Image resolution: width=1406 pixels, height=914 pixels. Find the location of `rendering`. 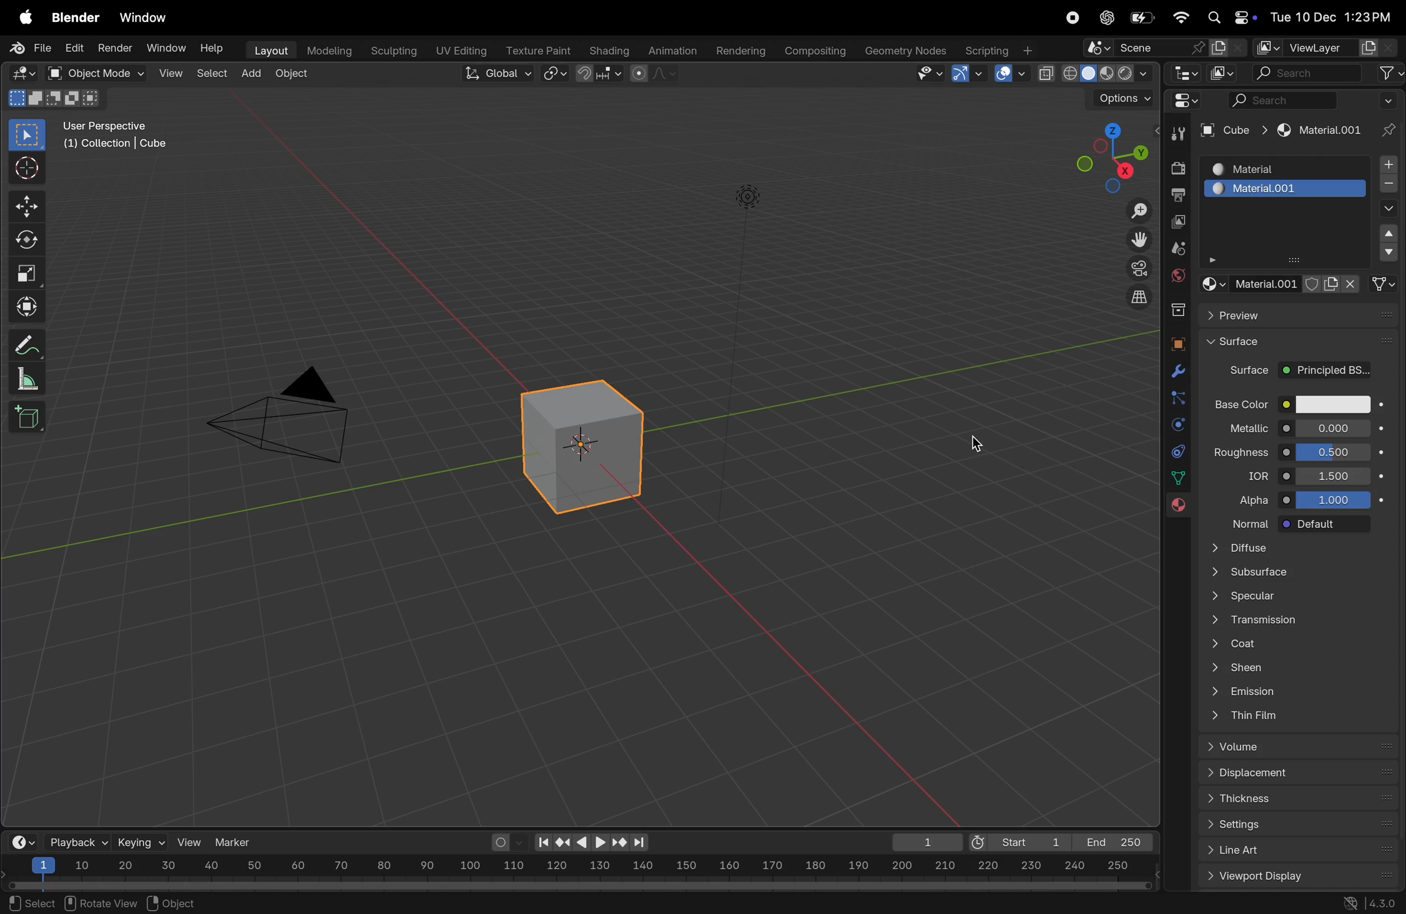

rendering is located at coordinates (737, 50).